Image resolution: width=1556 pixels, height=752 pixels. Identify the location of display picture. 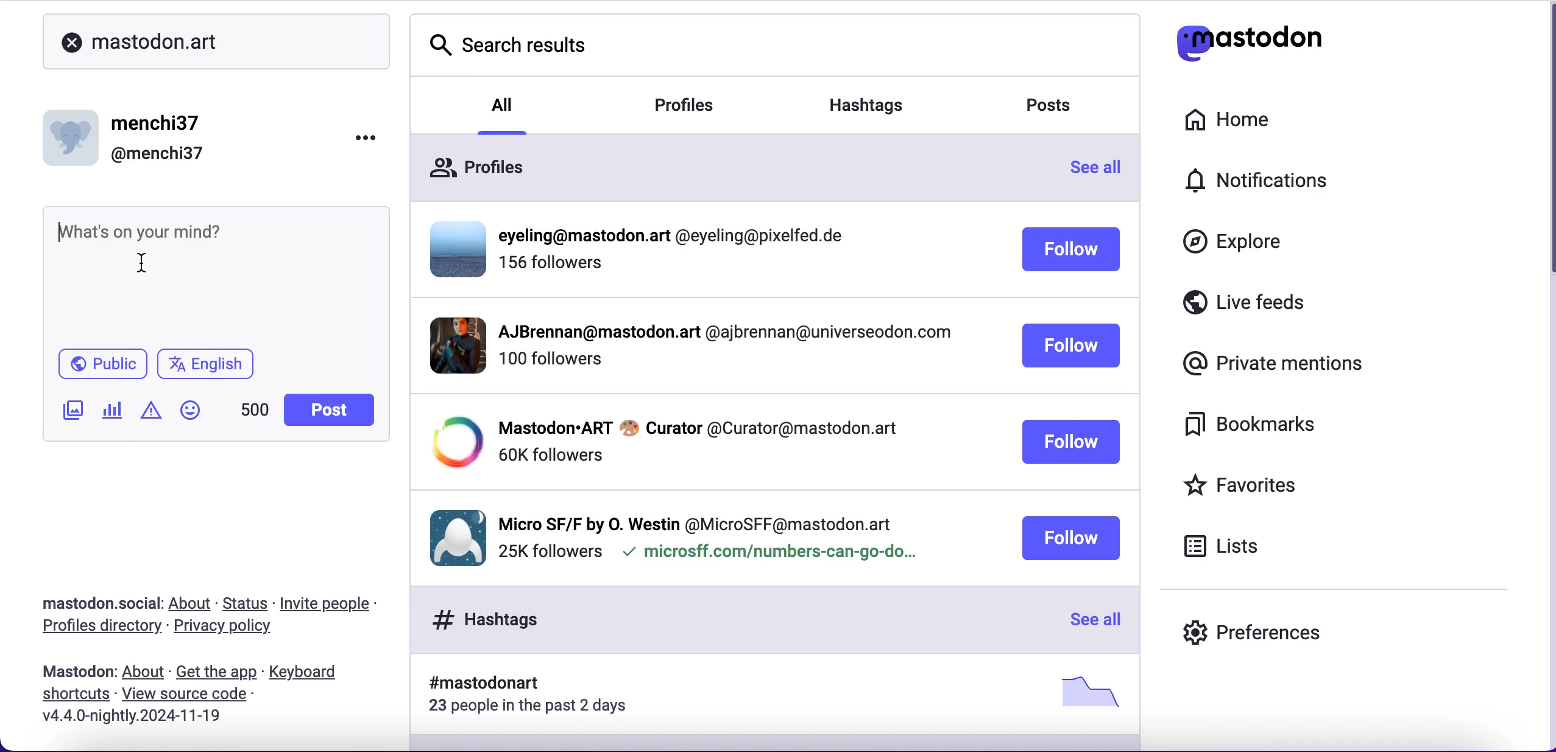
(453, 442).